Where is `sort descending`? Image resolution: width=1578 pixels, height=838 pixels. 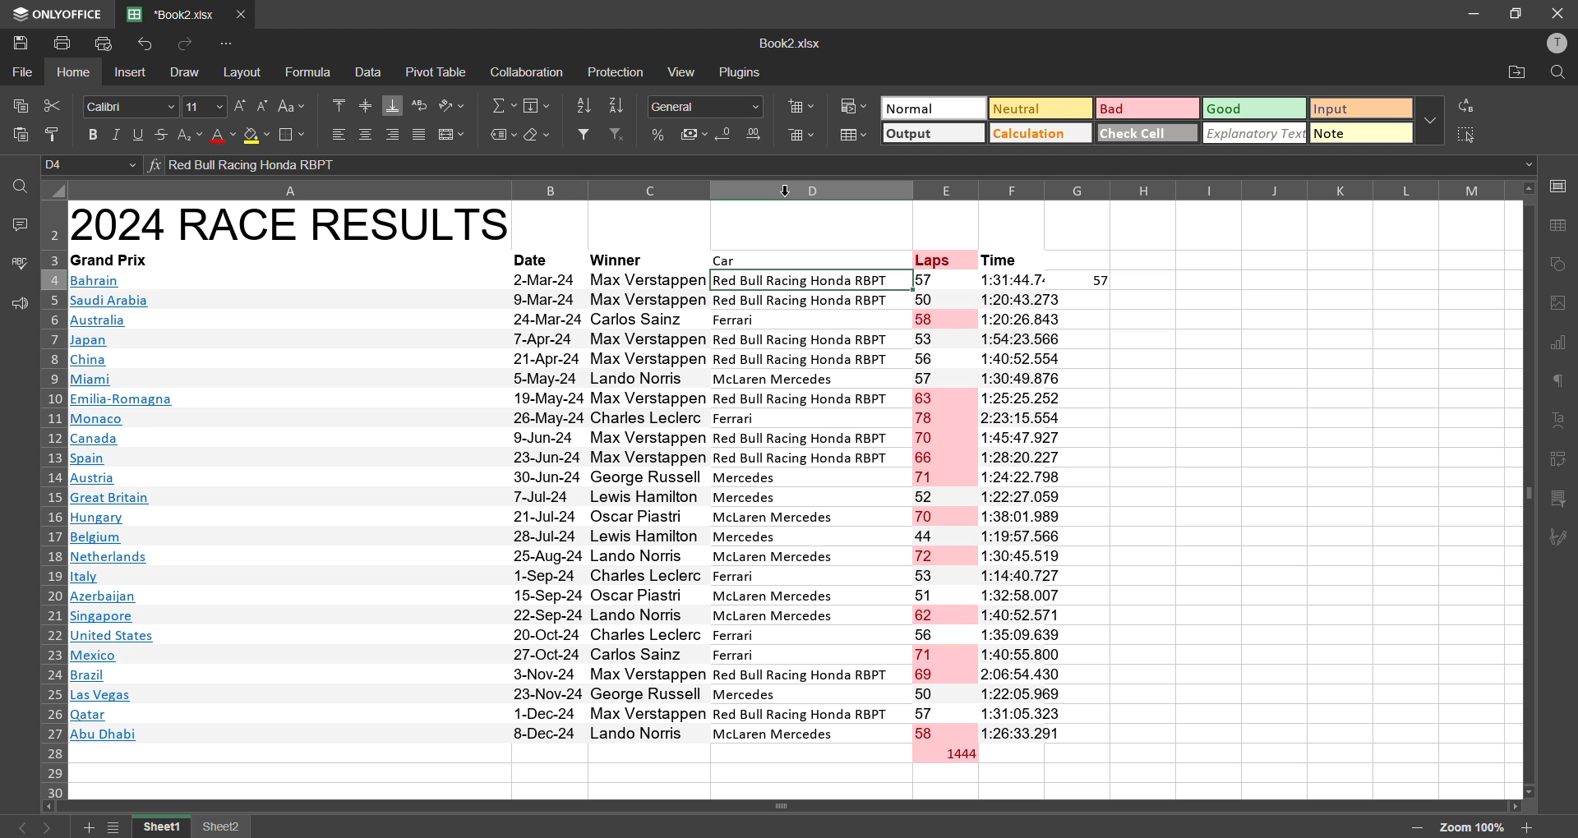
sort descending is located at coordinates (618, 106).